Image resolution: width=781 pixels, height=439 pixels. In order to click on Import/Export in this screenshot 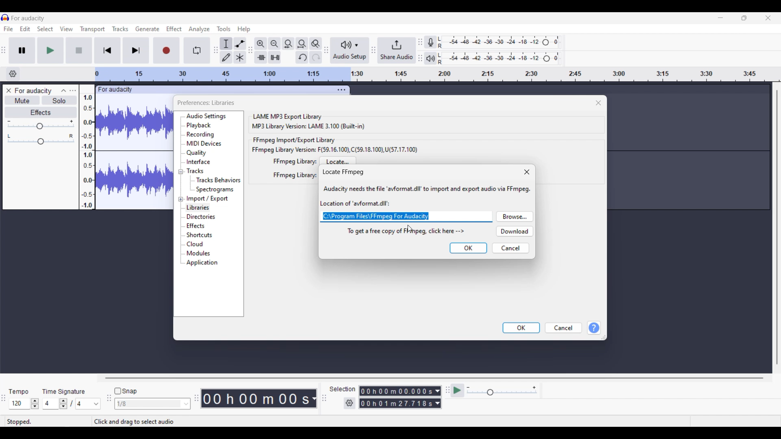, I will do `click(208, 199)`.